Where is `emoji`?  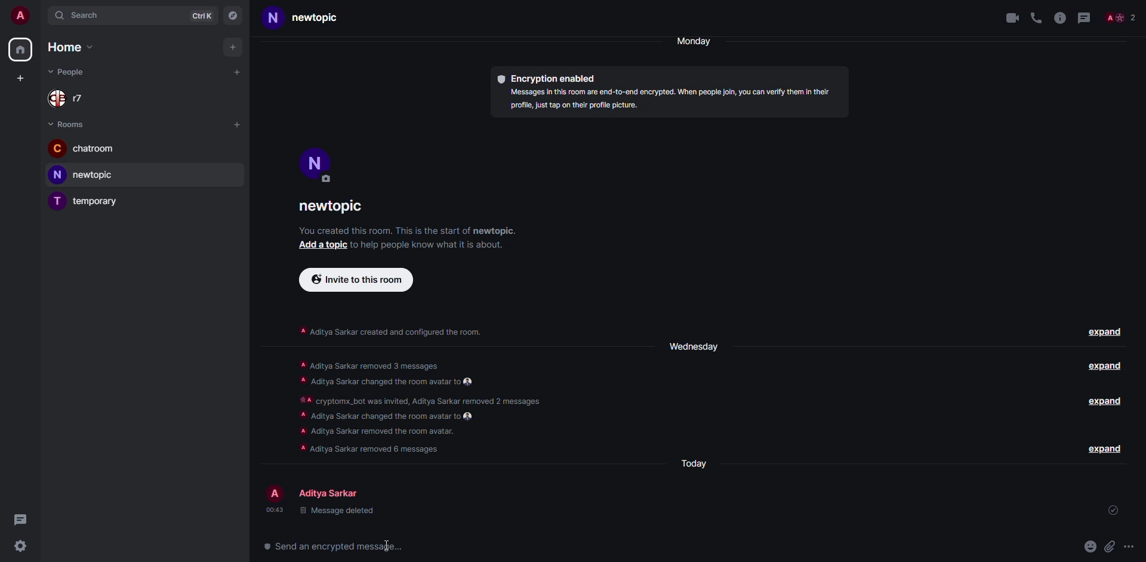 emoji is located at coordinates (1089, 546).